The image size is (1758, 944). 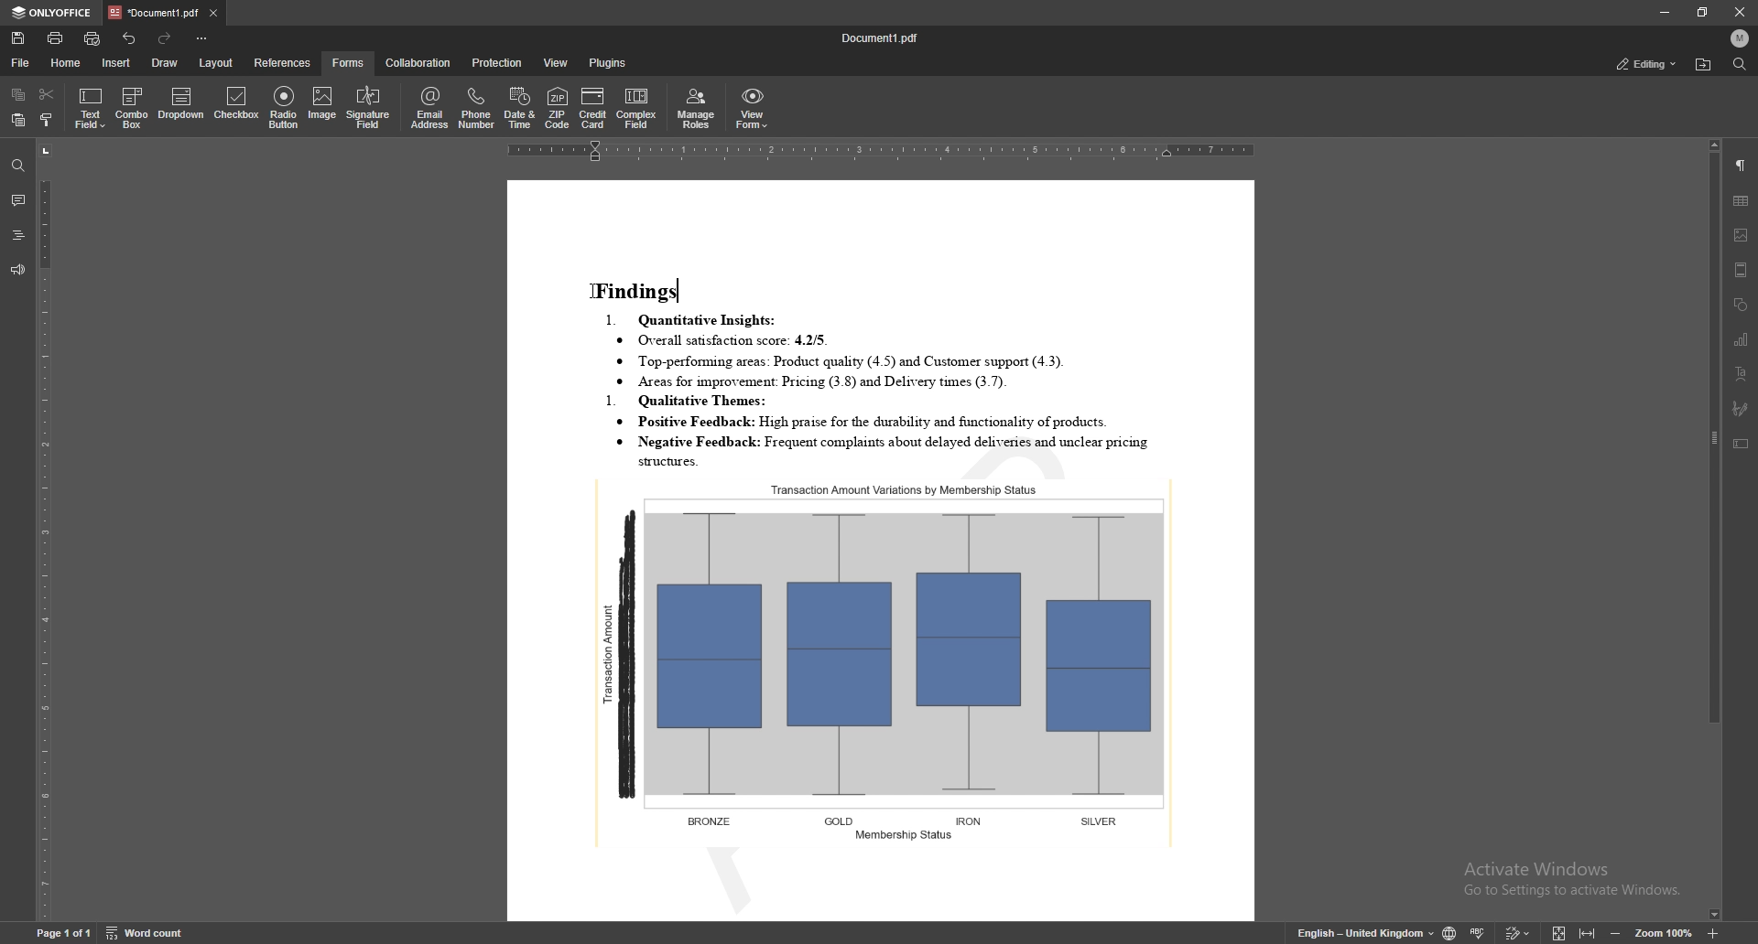 I want to click on header and footer, so click(x=1741, y=270).